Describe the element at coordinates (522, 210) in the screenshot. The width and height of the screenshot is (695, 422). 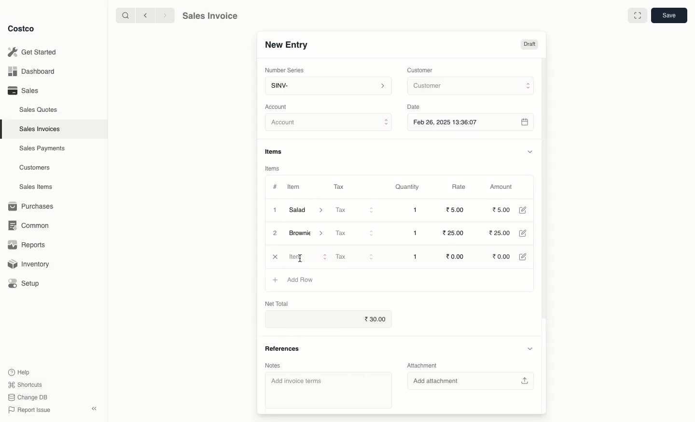
I see `Edit` at that location.